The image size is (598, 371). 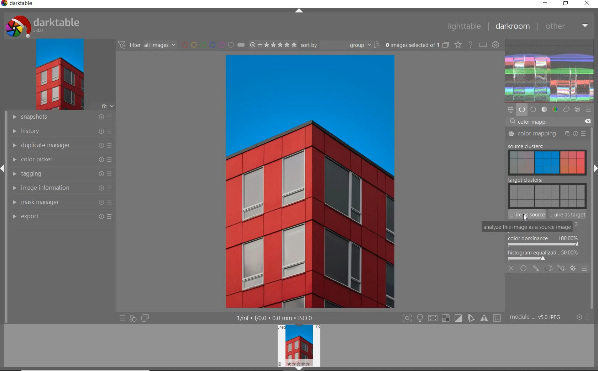 I want to click on effect, so click(x=577, y=110).